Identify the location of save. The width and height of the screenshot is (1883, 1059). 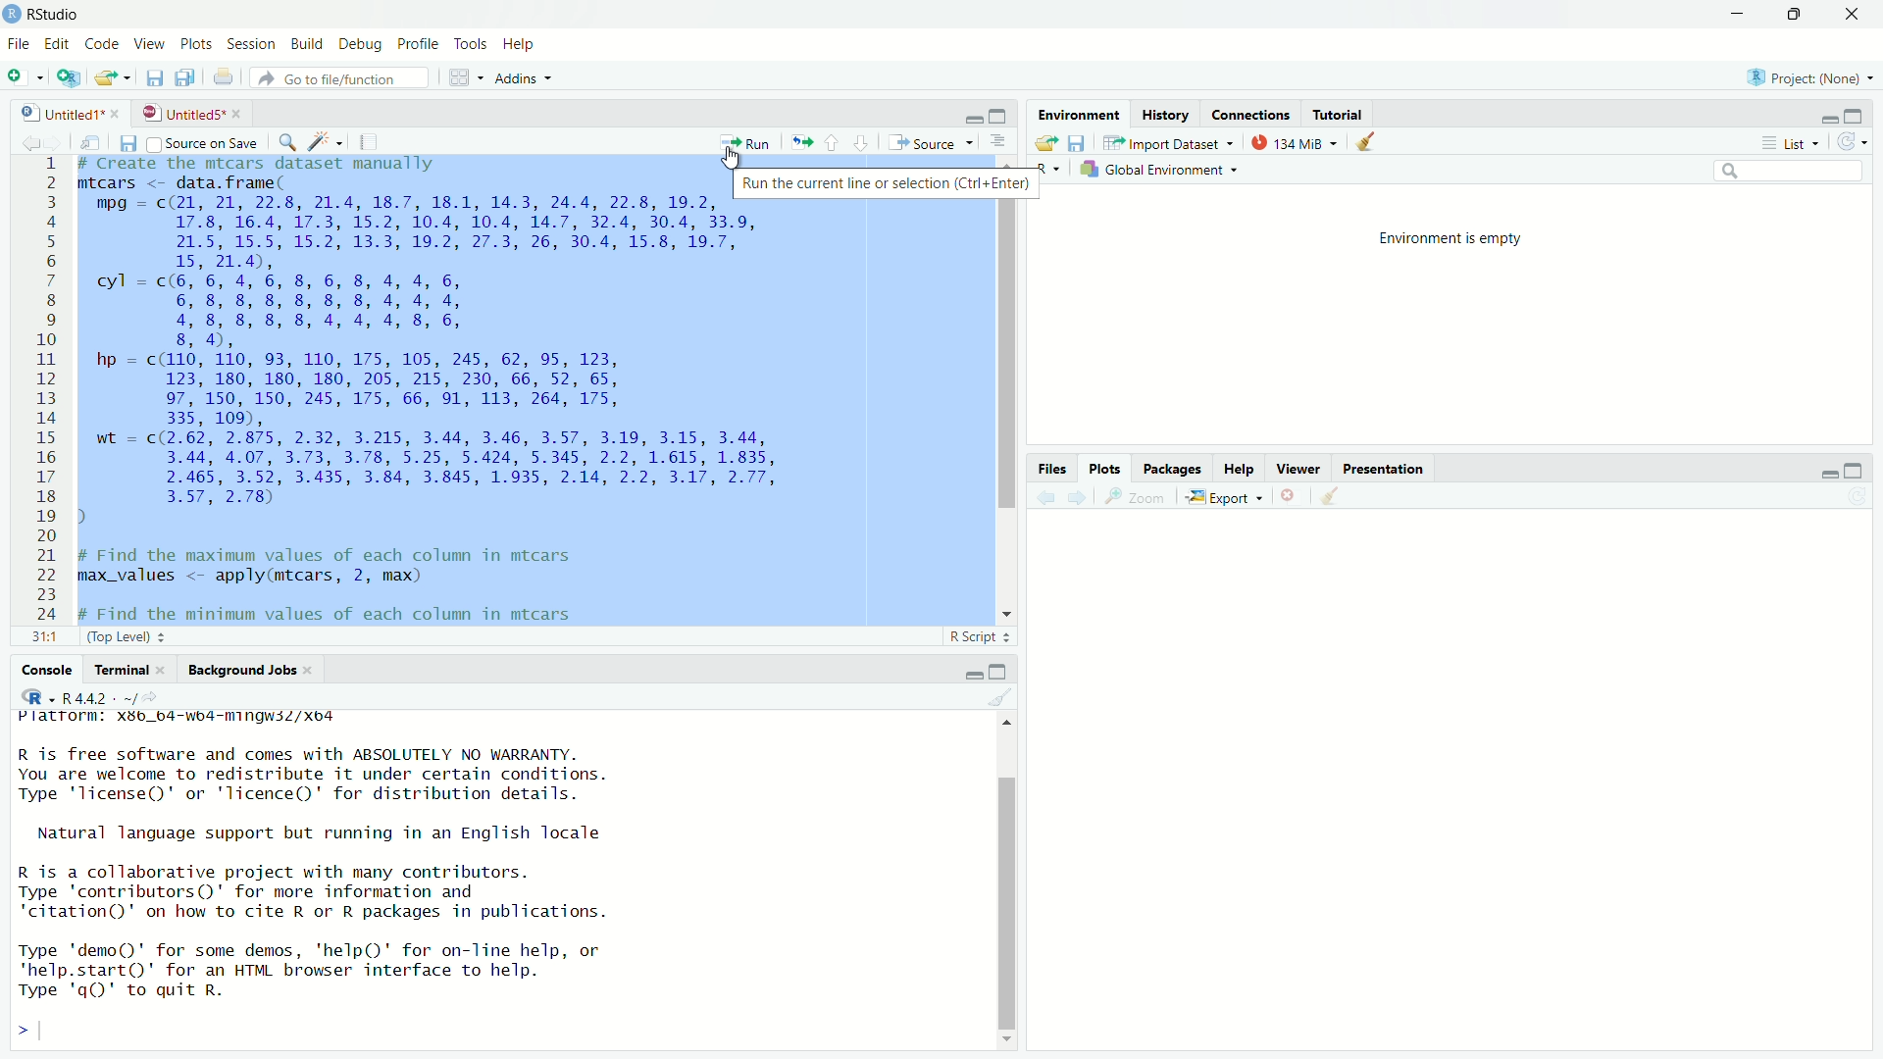
(153, 80).